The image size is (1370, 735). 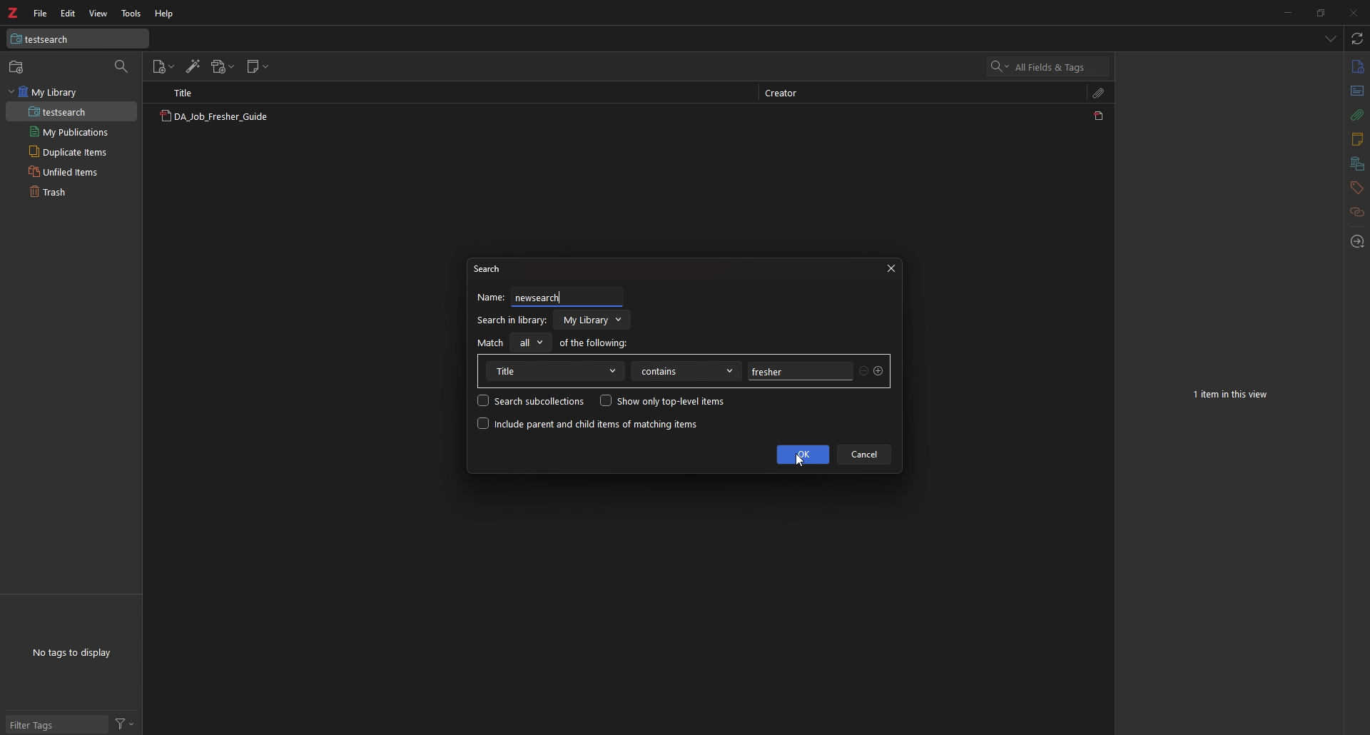 What do you see at coordinates (78, 39) in the screenshot?
I see `test search` at bounding box center [78, 39].